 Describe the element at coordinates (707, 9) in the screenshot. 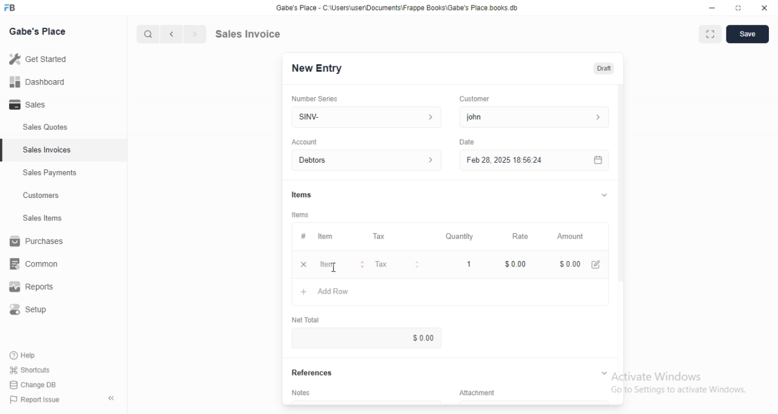

I see `minimize` at that location.